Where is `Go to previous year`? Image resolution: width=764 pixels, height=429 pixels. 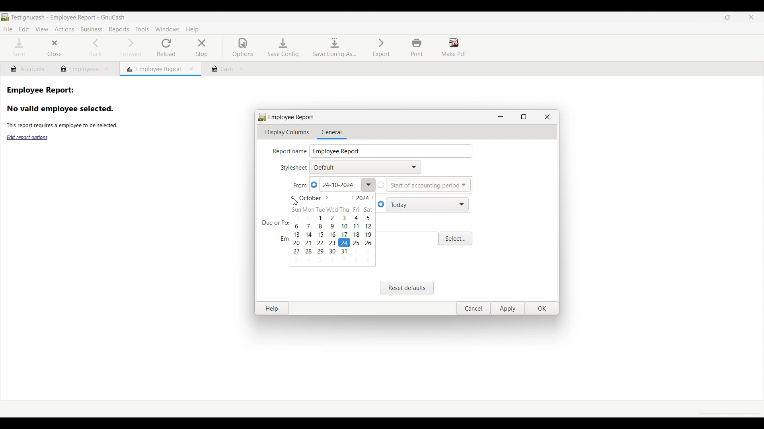 Go to previous year is located at coordinates (354, 197).